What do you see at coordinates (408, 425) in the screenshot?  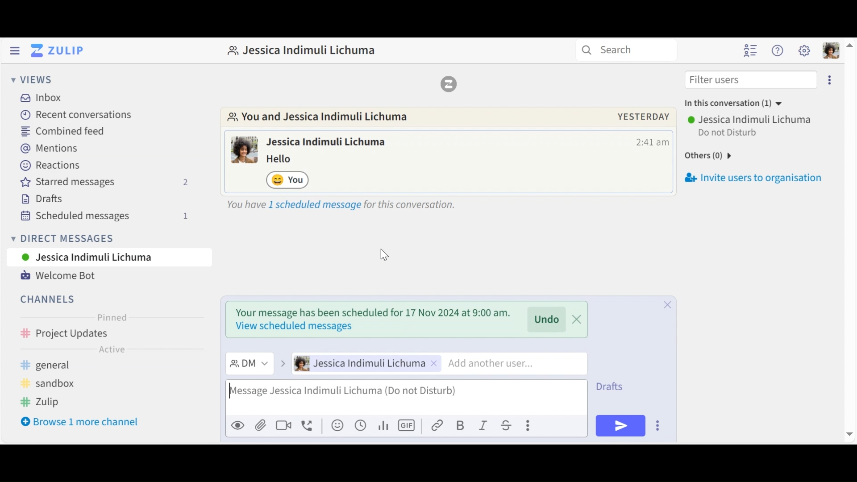 I see `Add GIF` at bounding box center [408, 425].